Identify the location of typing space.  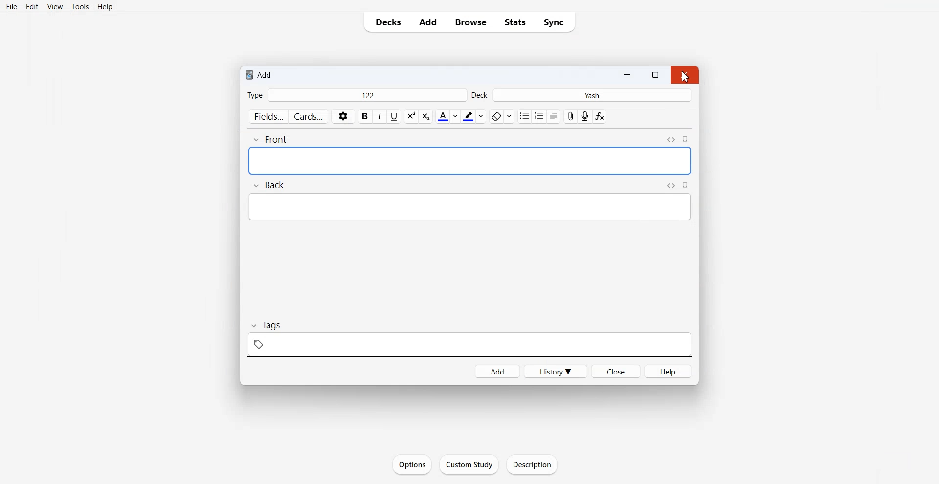
(469, 161).